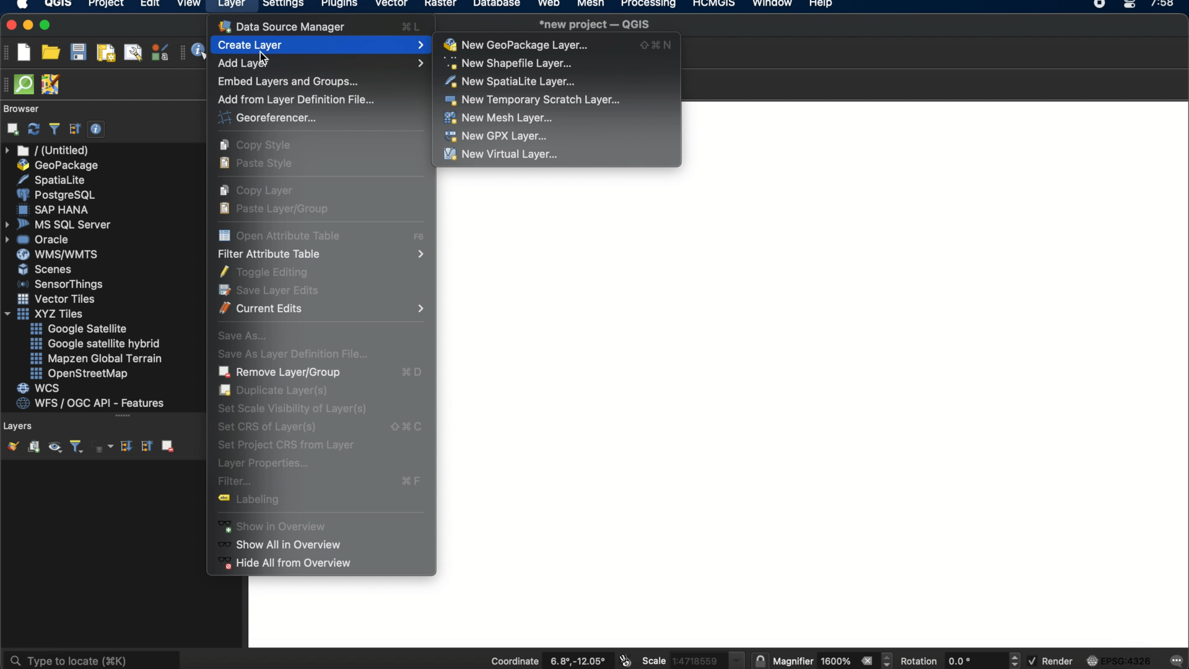  I want to click on web, so click(549, 5).